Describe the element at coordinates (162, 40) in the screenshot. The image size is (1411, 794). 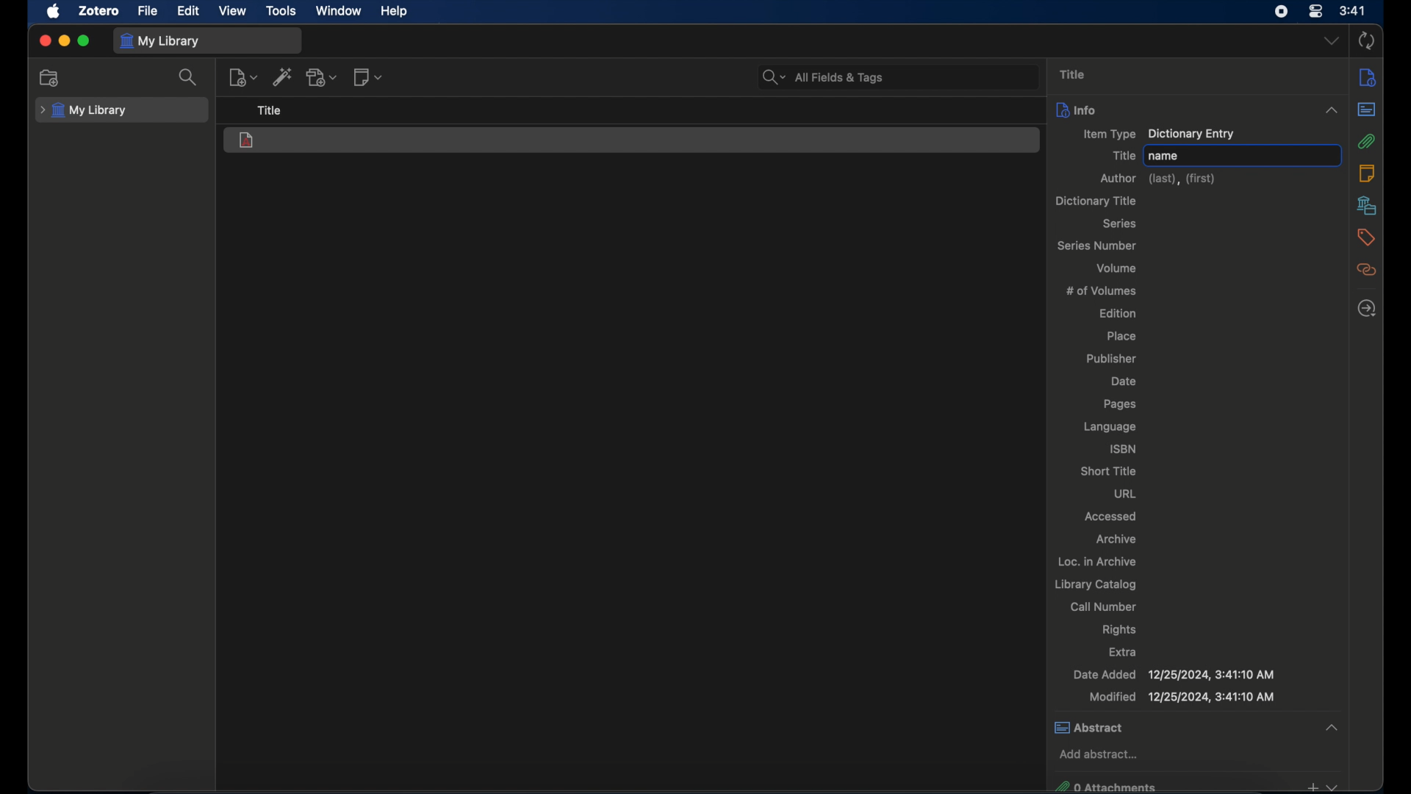
I see `my library` at that location.